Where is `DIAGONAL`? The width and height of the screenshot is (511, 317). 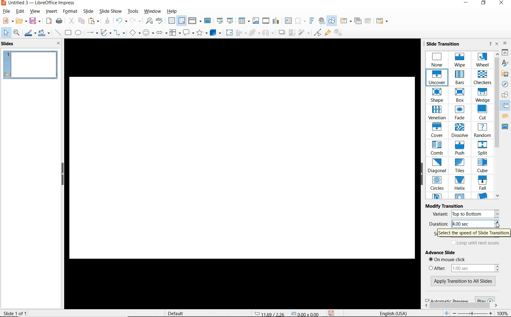
DIAGONAL is located at coordinates (437, 166).